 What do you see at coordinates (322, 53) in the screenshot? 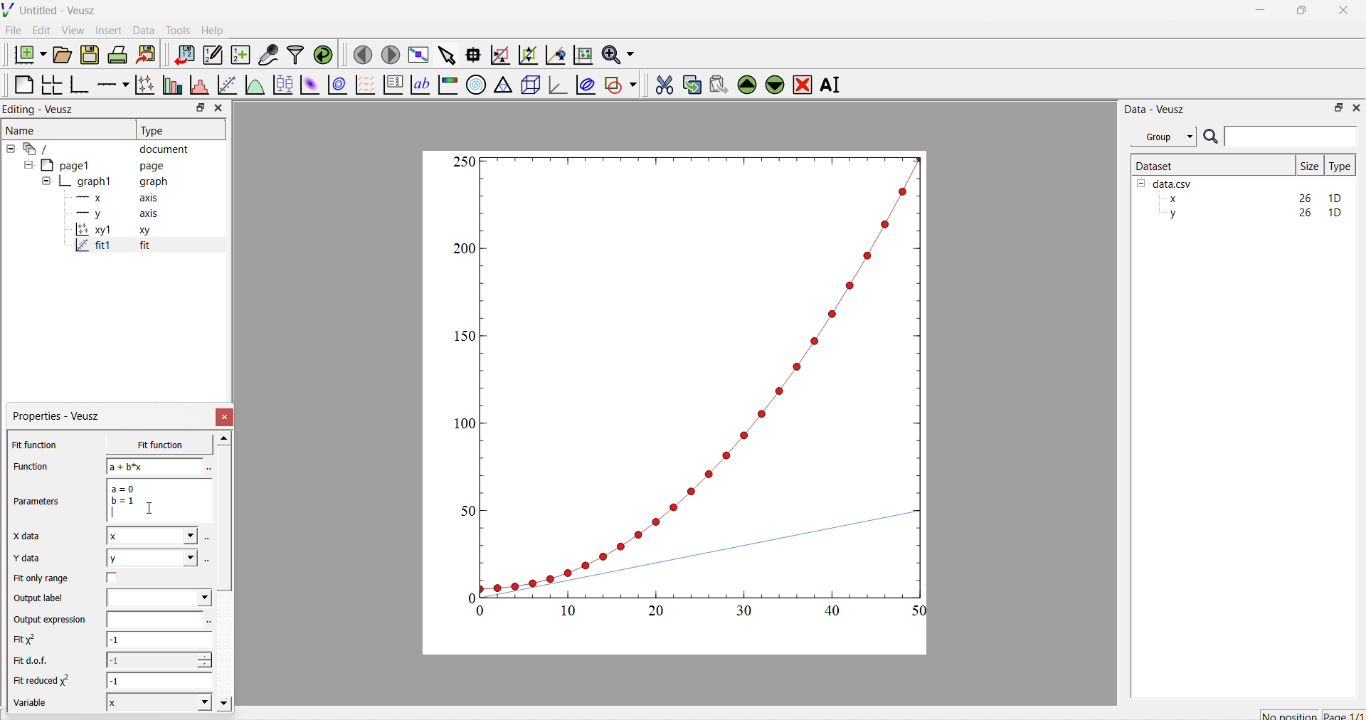
I see `Reload linked dataset` at bounding box center [322, 53].